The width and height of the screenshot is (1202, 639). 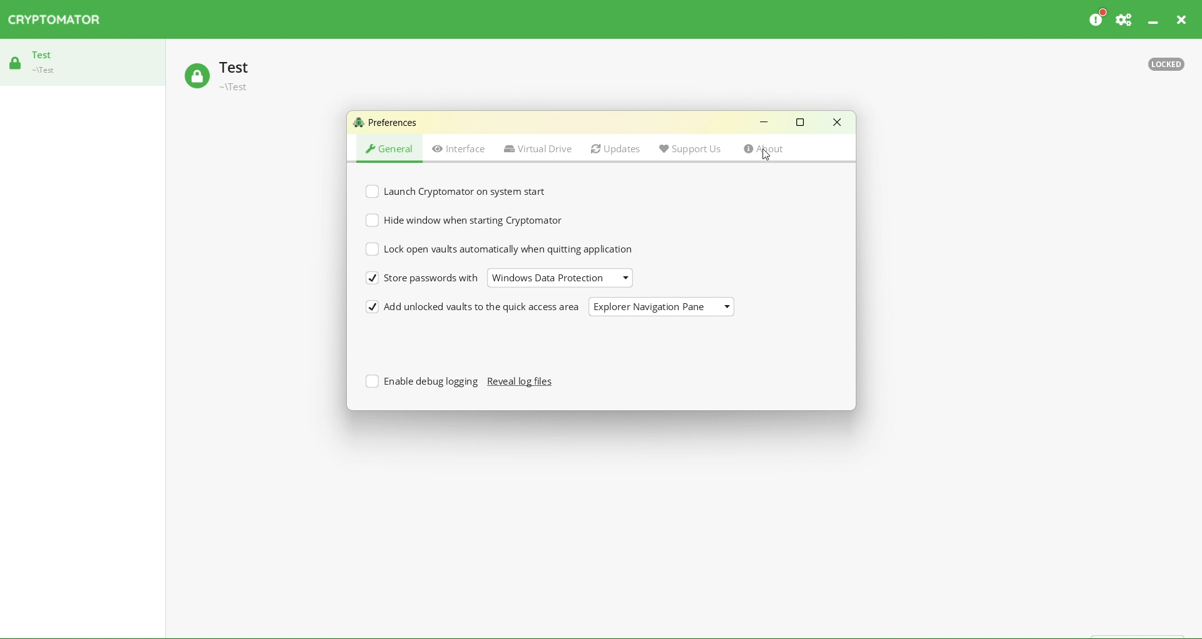 What do you see at coordinates (248, 76) in the screenshot?
I see `Test` at bounding box center [248, 76].